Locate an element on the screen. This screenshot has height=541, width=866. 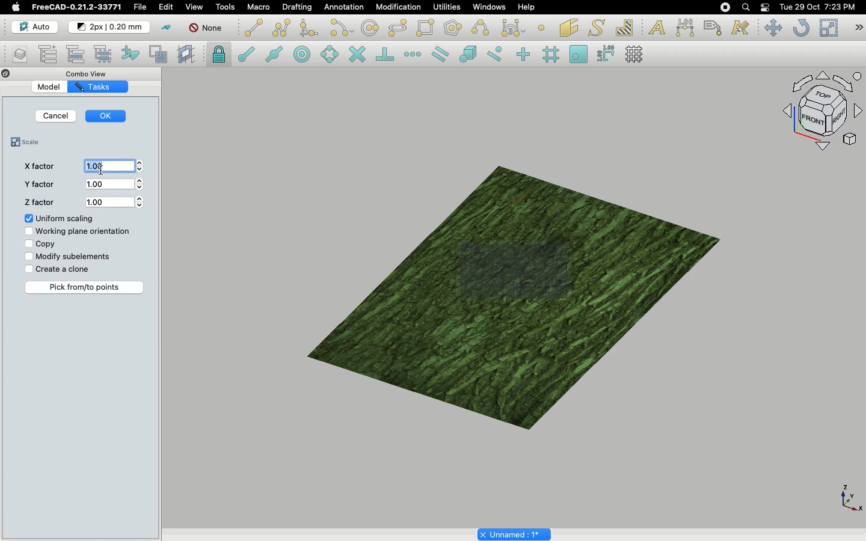
Modification is located at coordinates (395, 7).